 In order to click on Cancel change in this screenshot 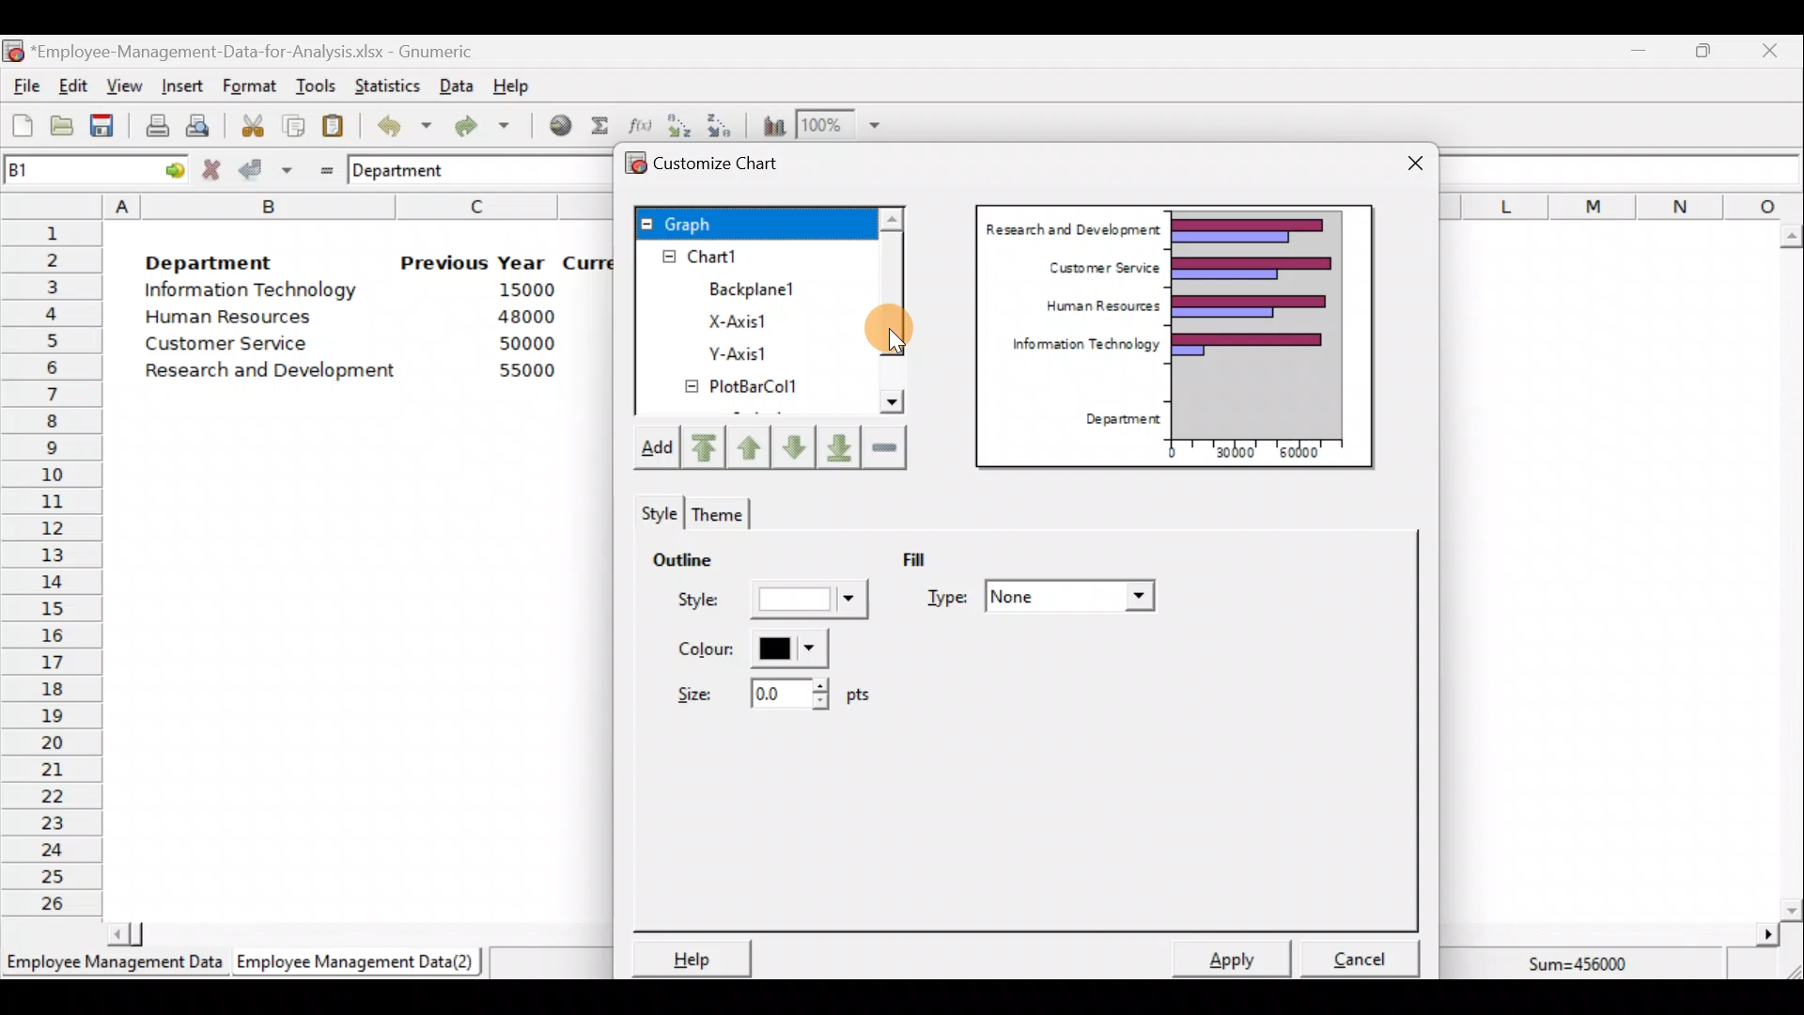, I will do `click(214, 169)`.